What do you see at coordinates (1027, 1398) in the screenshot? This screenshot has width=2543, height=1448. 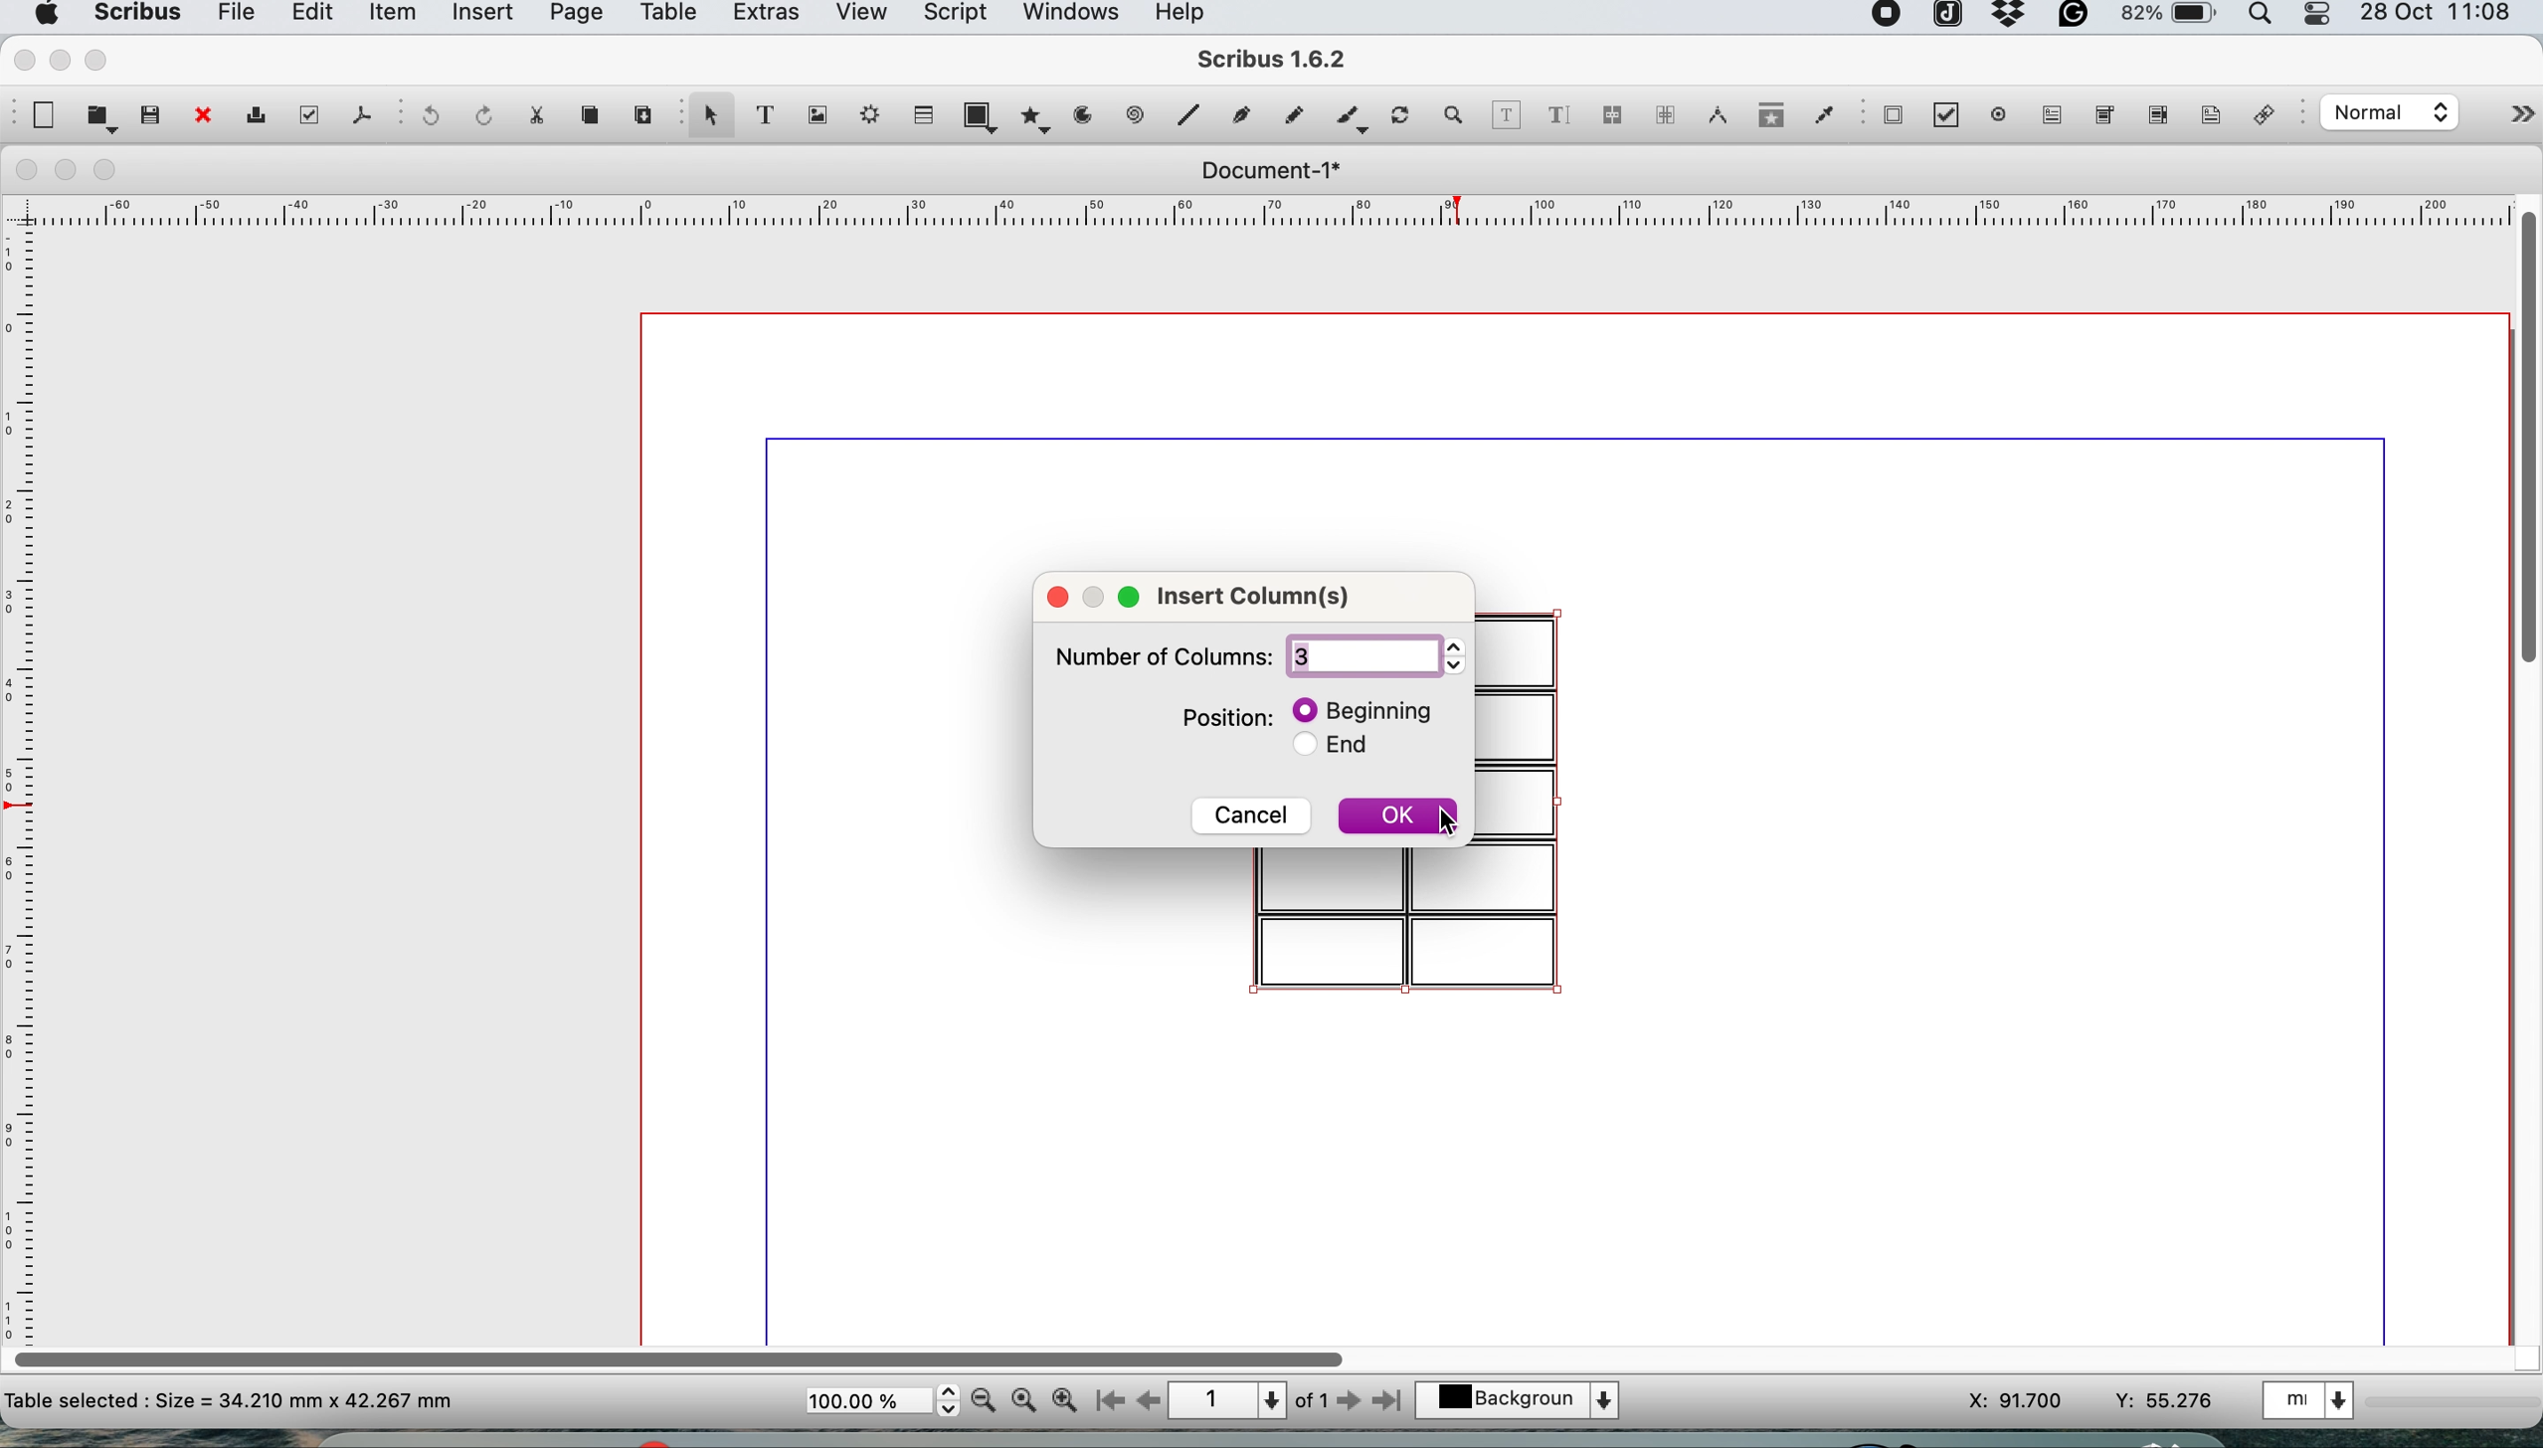 I see `zoom 100%` at bounding box center [1027, 1398].